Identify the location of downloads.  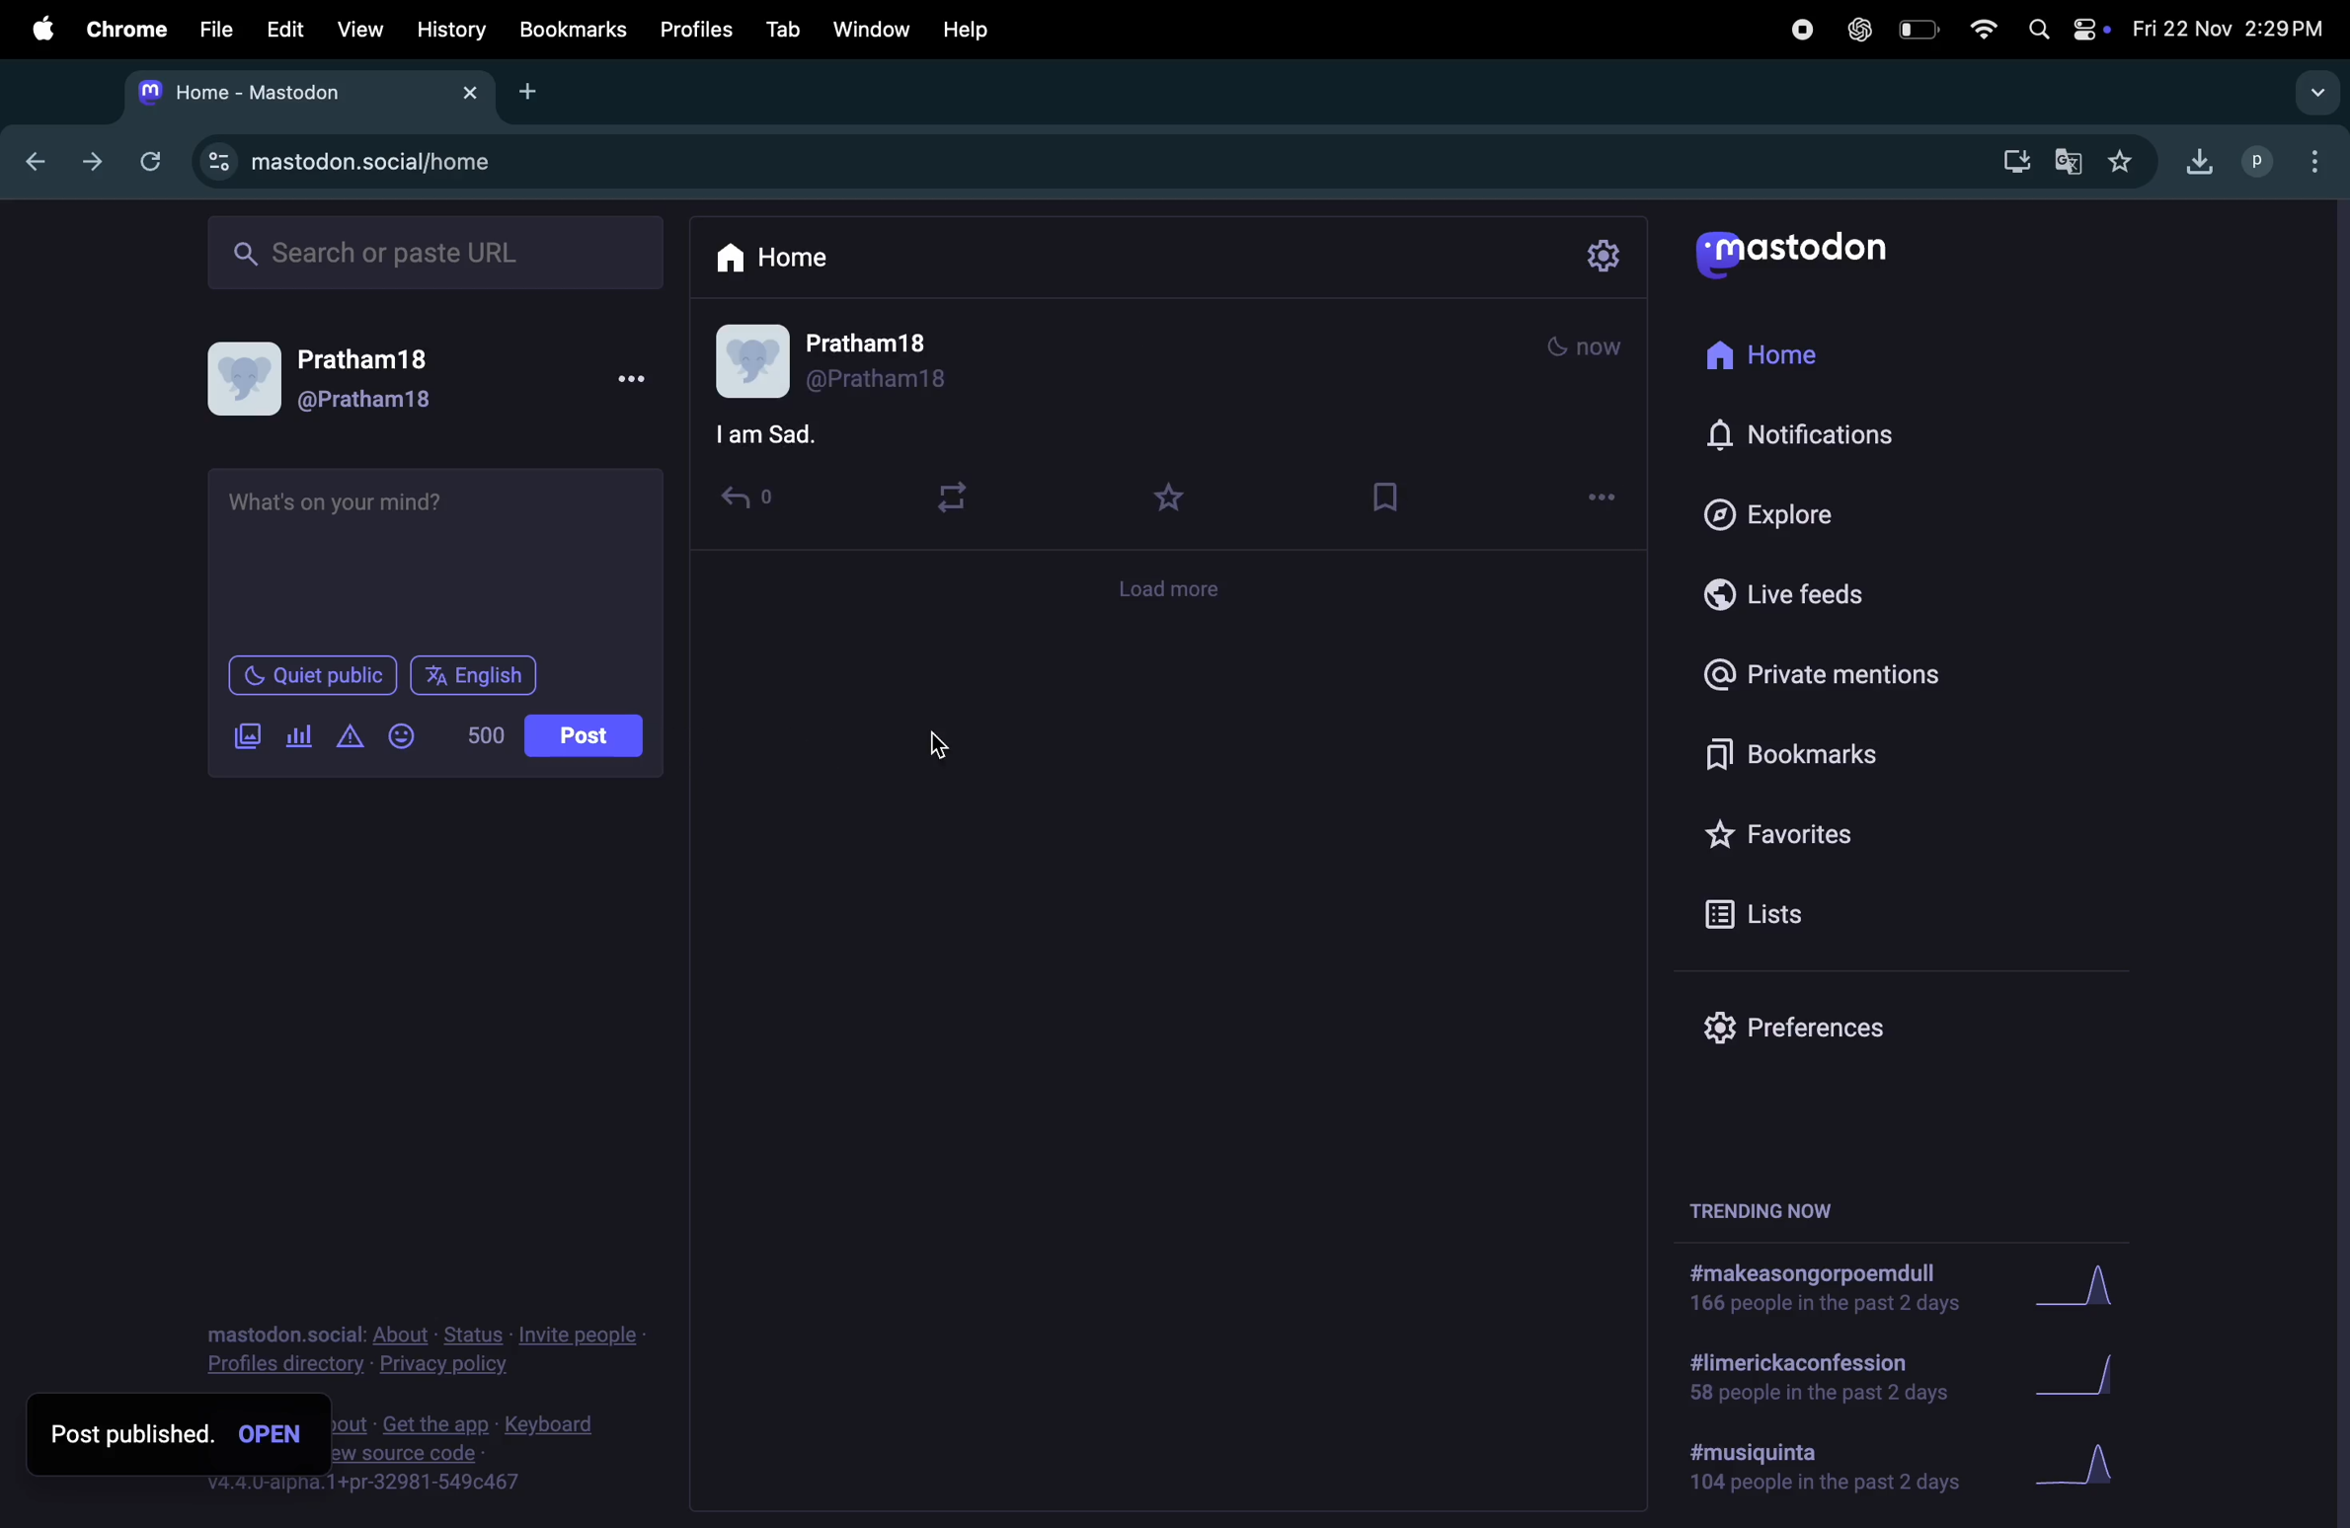
(2198, 163).